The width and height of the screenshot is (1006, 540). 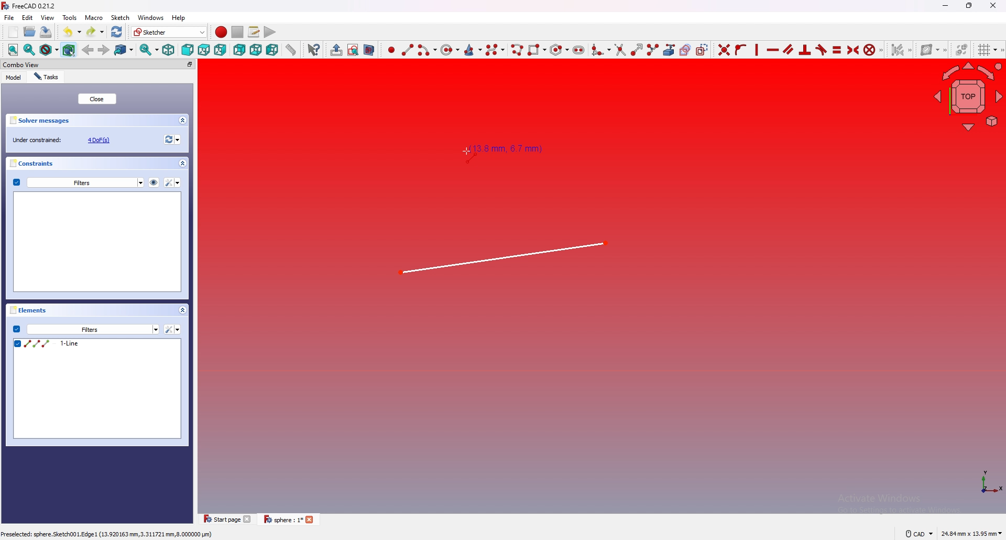 What do you see at coordinates (900, 50) in the screenshot?
I see `Select associated constraints` at bounding box center [900, 50].